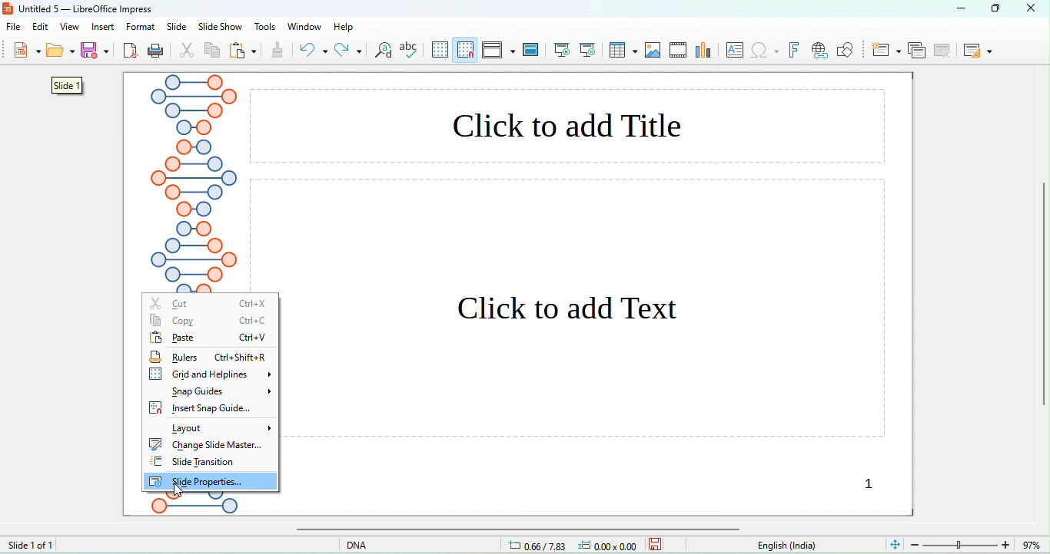 Image resolution: width=1050 pixels, height=554 pixels. I want to click on edit, so click(42, 27).